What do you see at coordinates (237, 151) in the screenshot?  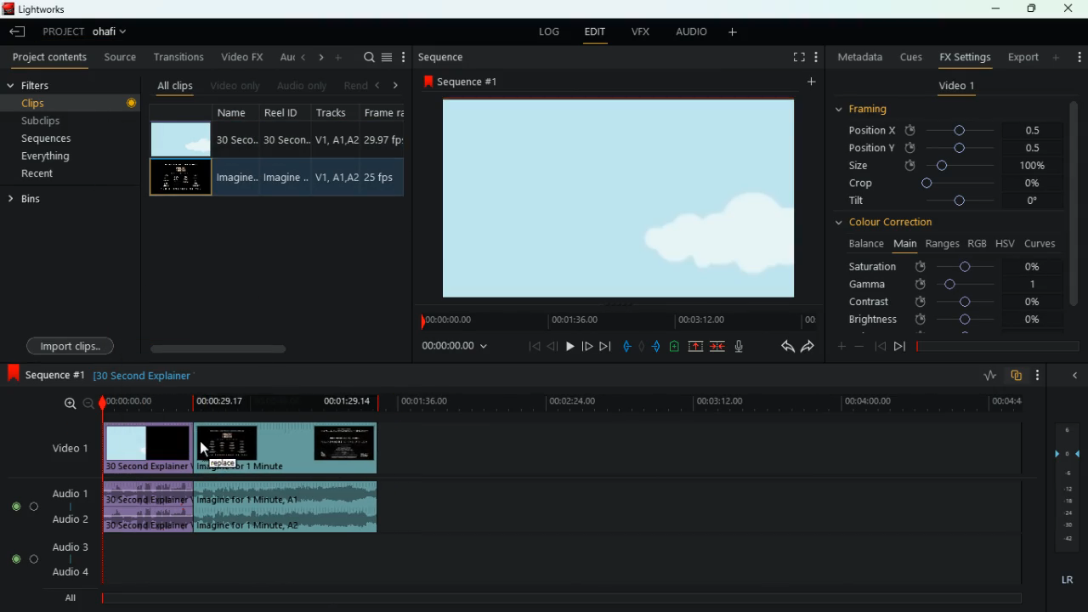 I see `name` at bounding box center [237, 151].